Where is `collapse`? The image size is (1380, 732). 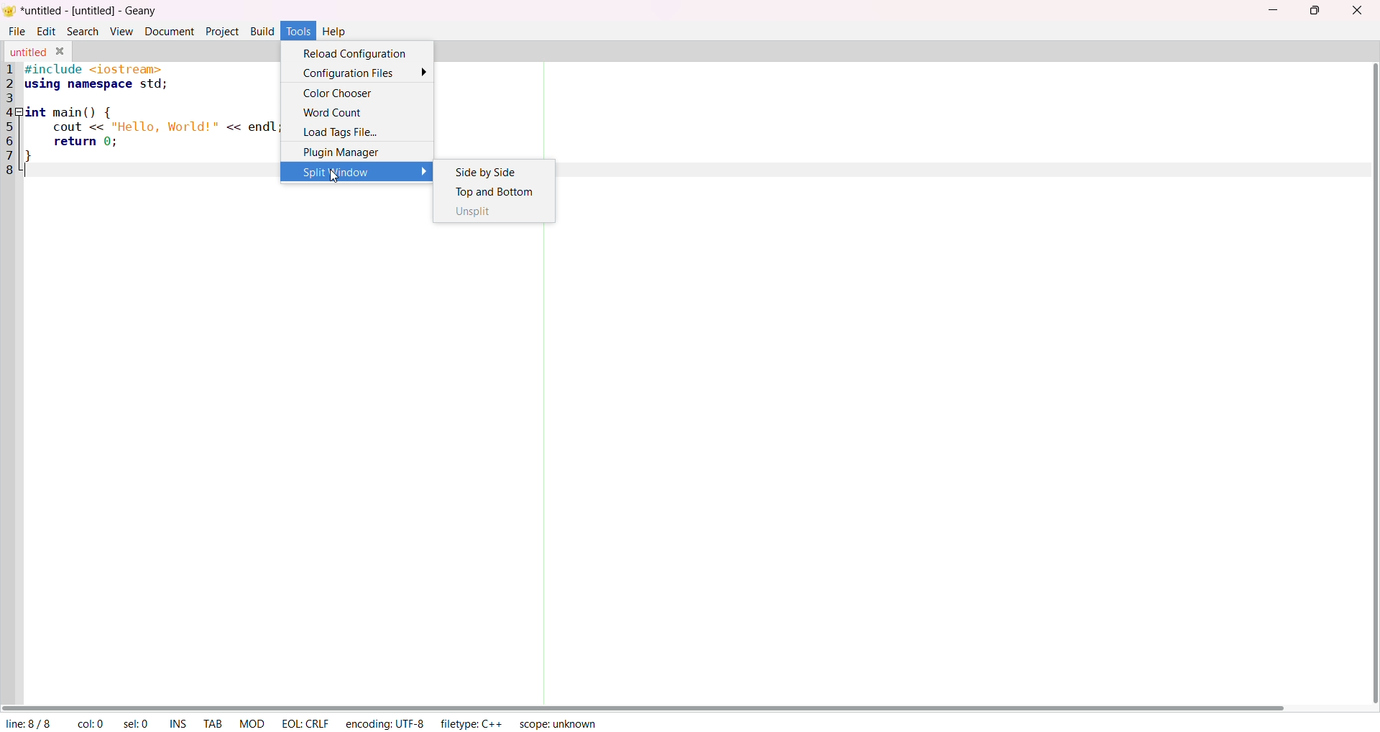 collapse is located at coordinates (19, 114).